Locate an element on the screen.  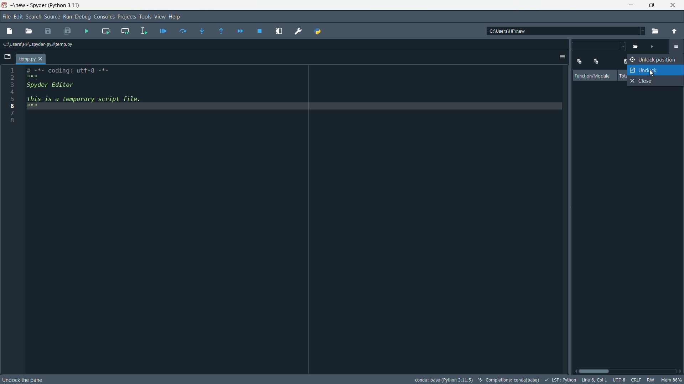
file eol status is located at coordinates (637, 380).